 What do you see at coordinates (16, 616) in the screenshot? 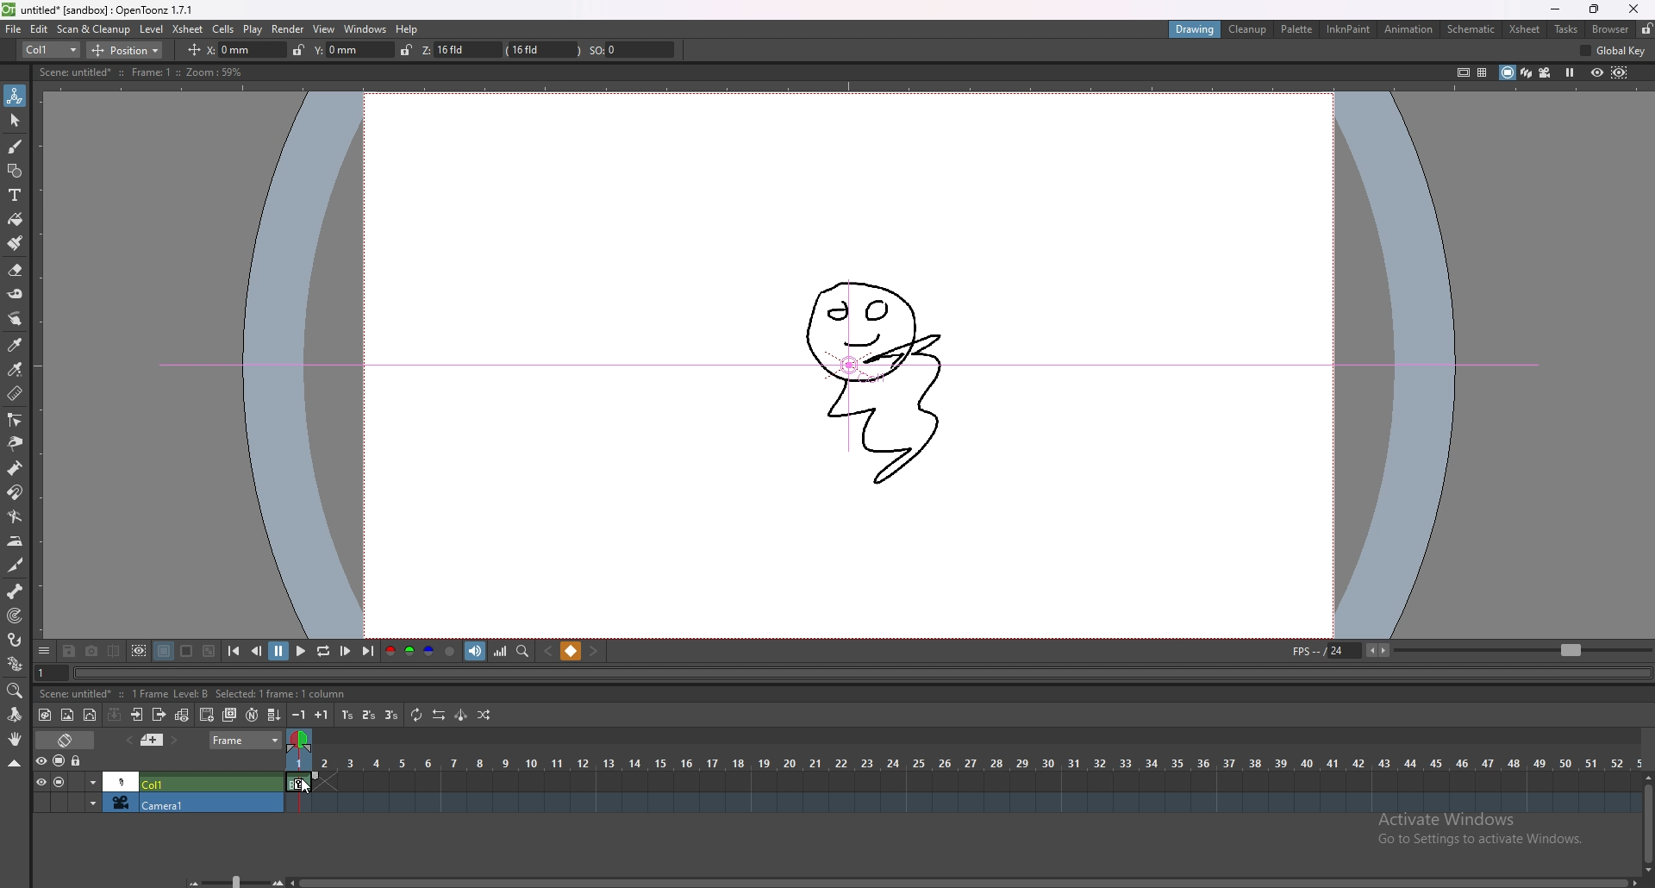
I see `target` at bounding box center [16, 616].